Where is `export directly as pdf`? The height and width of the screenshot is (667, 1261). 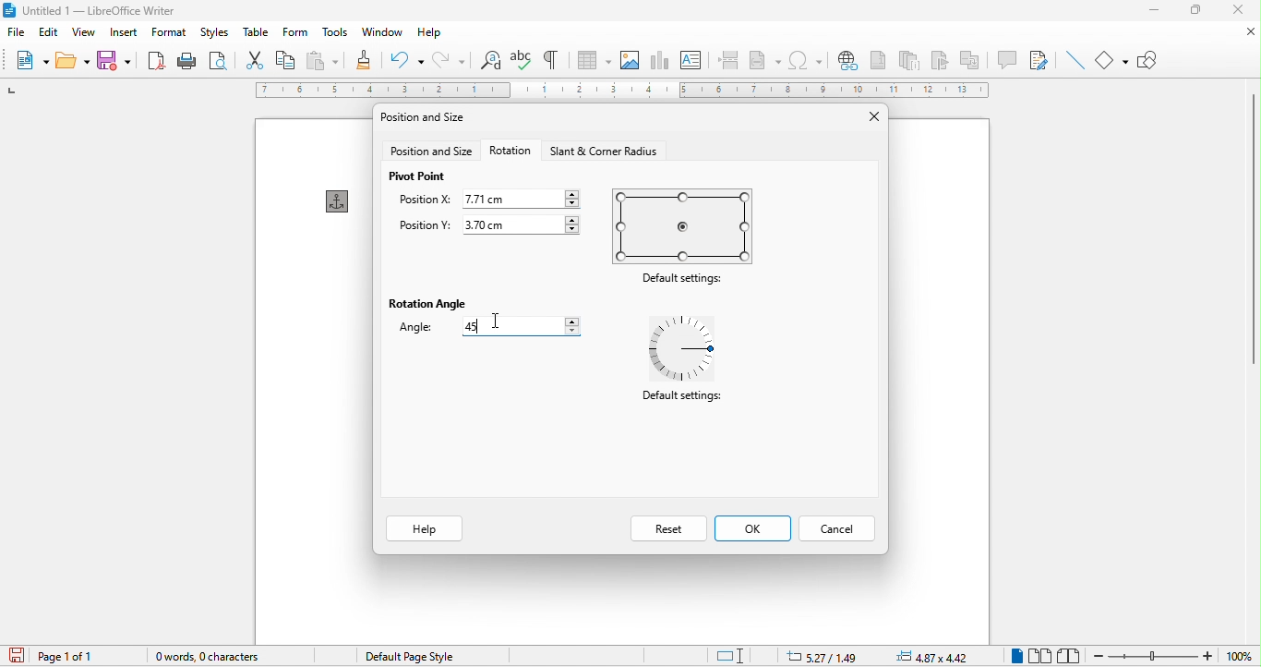 export directly as pdf is located at coordinates (156, 59).